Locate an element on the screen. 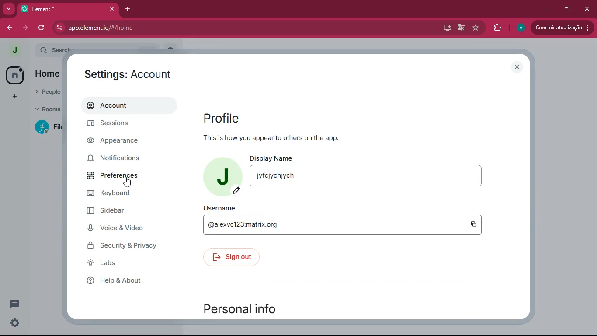 The height and width of the screenshot is (336, 597). home is located at coordinates (15, 76).